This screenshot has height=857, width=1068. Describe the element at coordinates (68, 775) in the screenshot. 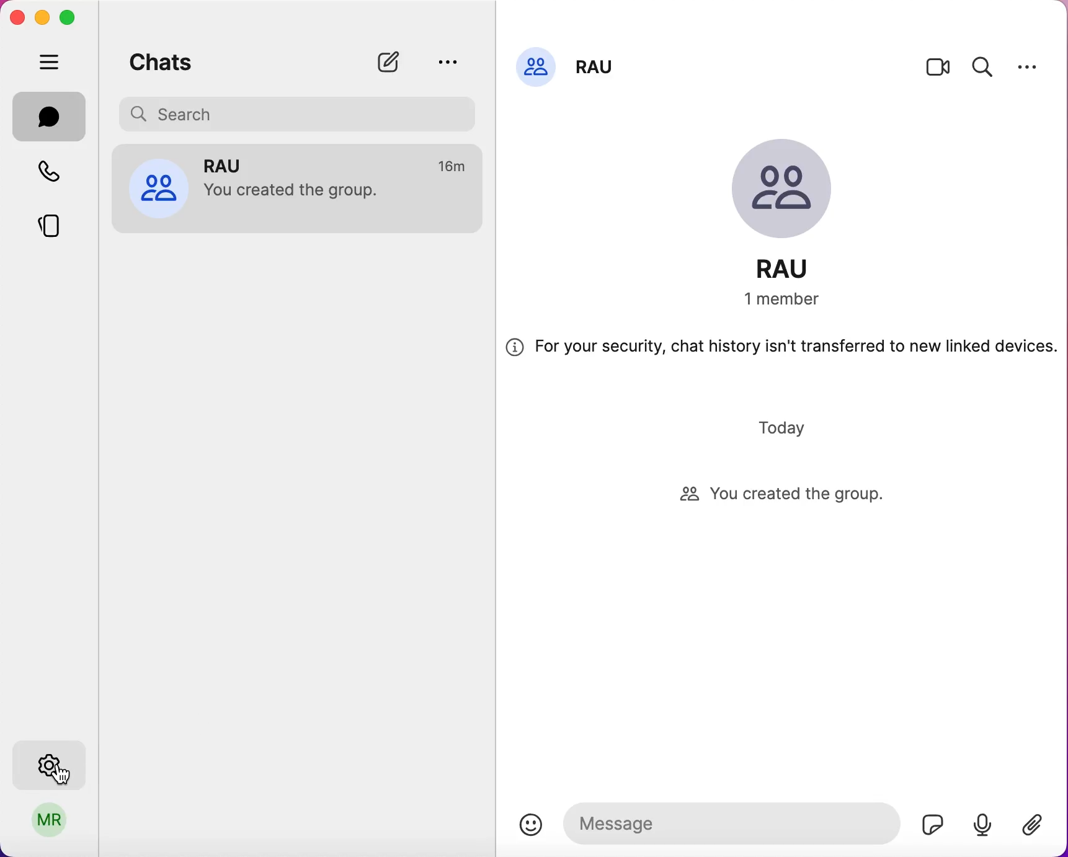

I see `cursor` at that location.